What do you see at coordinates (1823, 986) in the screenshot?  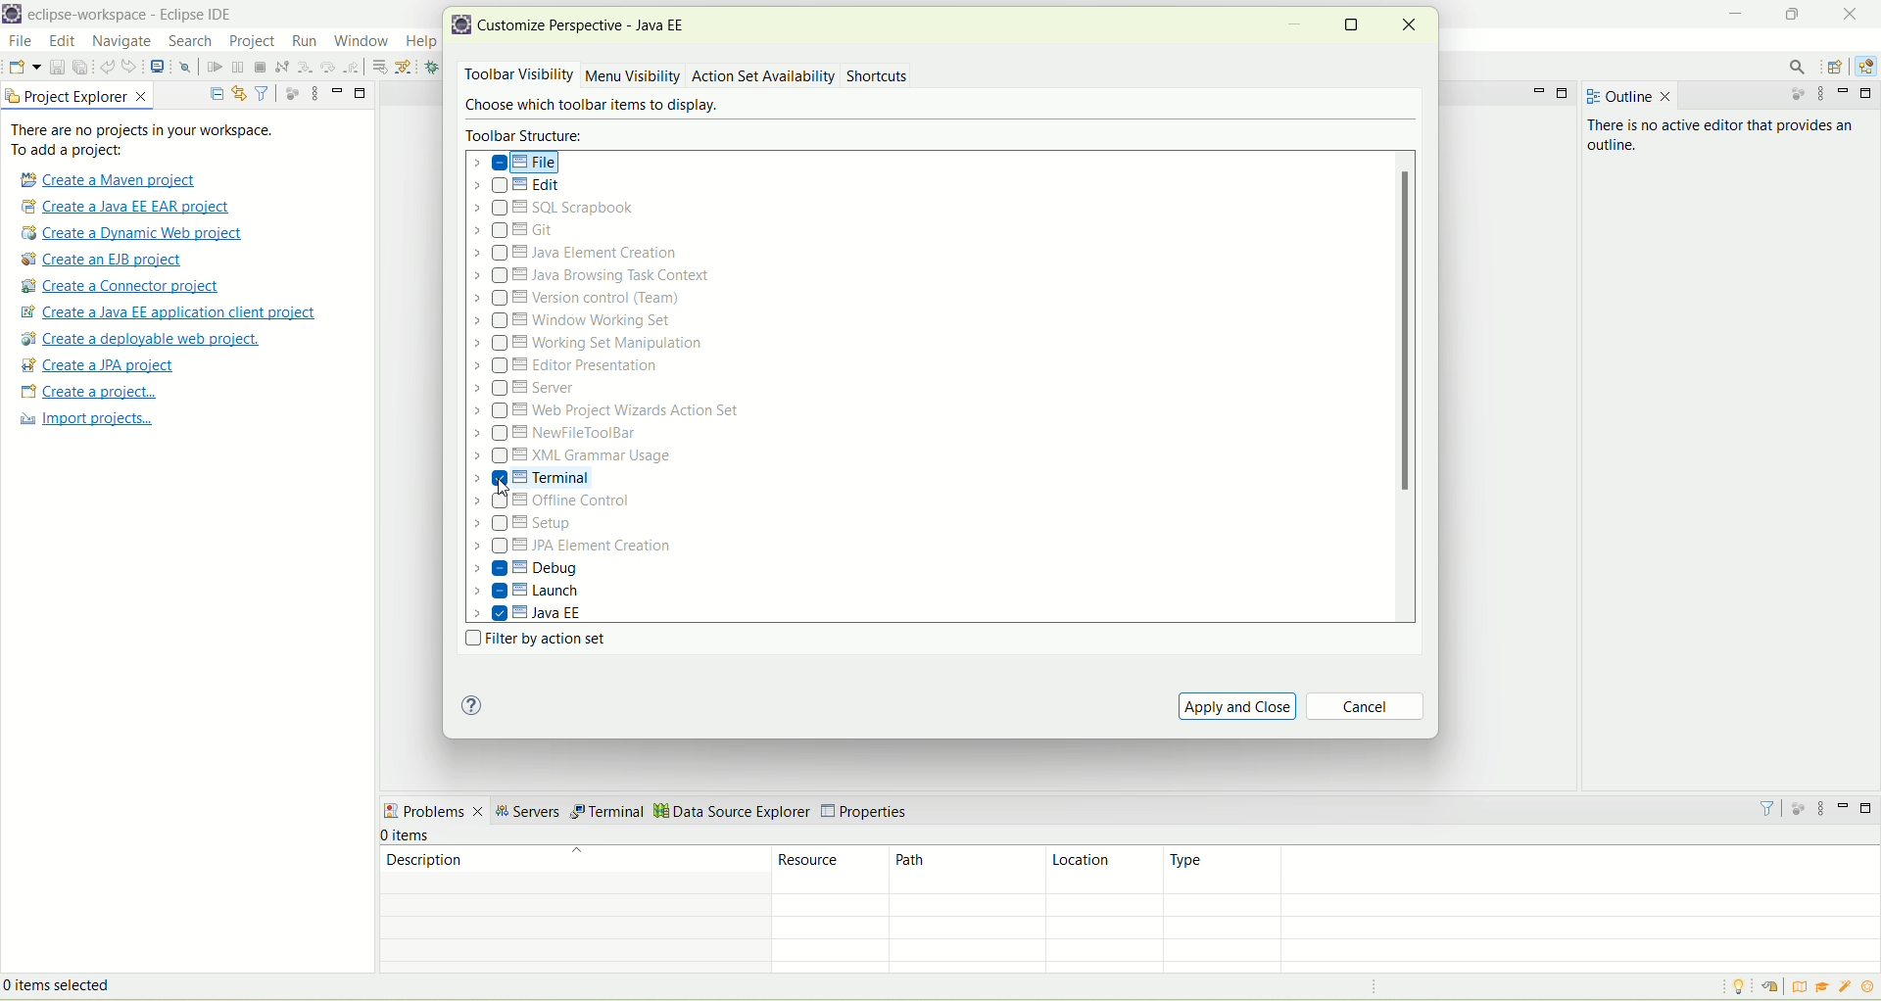 I see `tutorial` at bounding box center [1823, 986].